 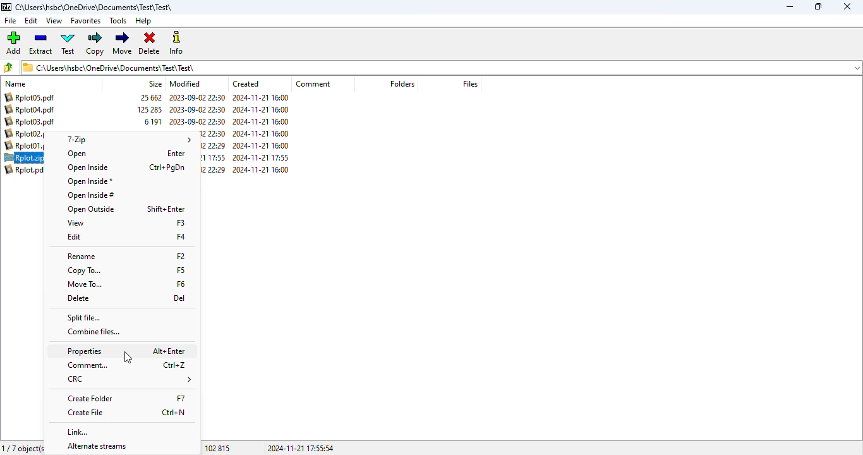 What do you see at coordinates (441, 67) in the screenshot?
I see `current folder` at bounding box center [441, 67].